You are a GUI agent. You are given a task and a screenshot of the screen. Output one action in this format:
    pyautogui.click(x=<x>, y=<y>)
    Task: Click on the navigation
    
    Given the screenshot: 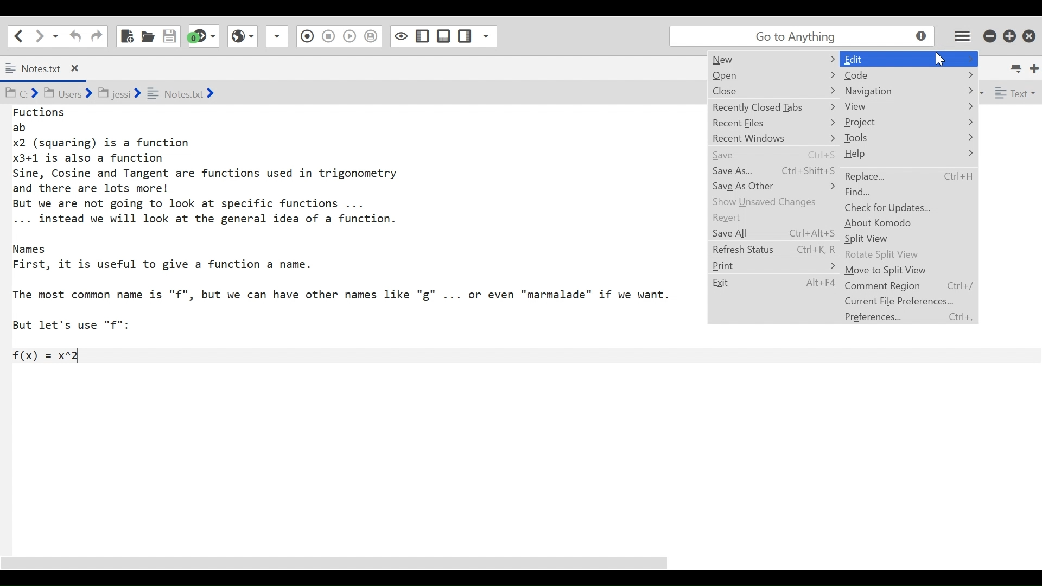 What is the action you would take?
    pyautogui.click(x=911, y=92)
    